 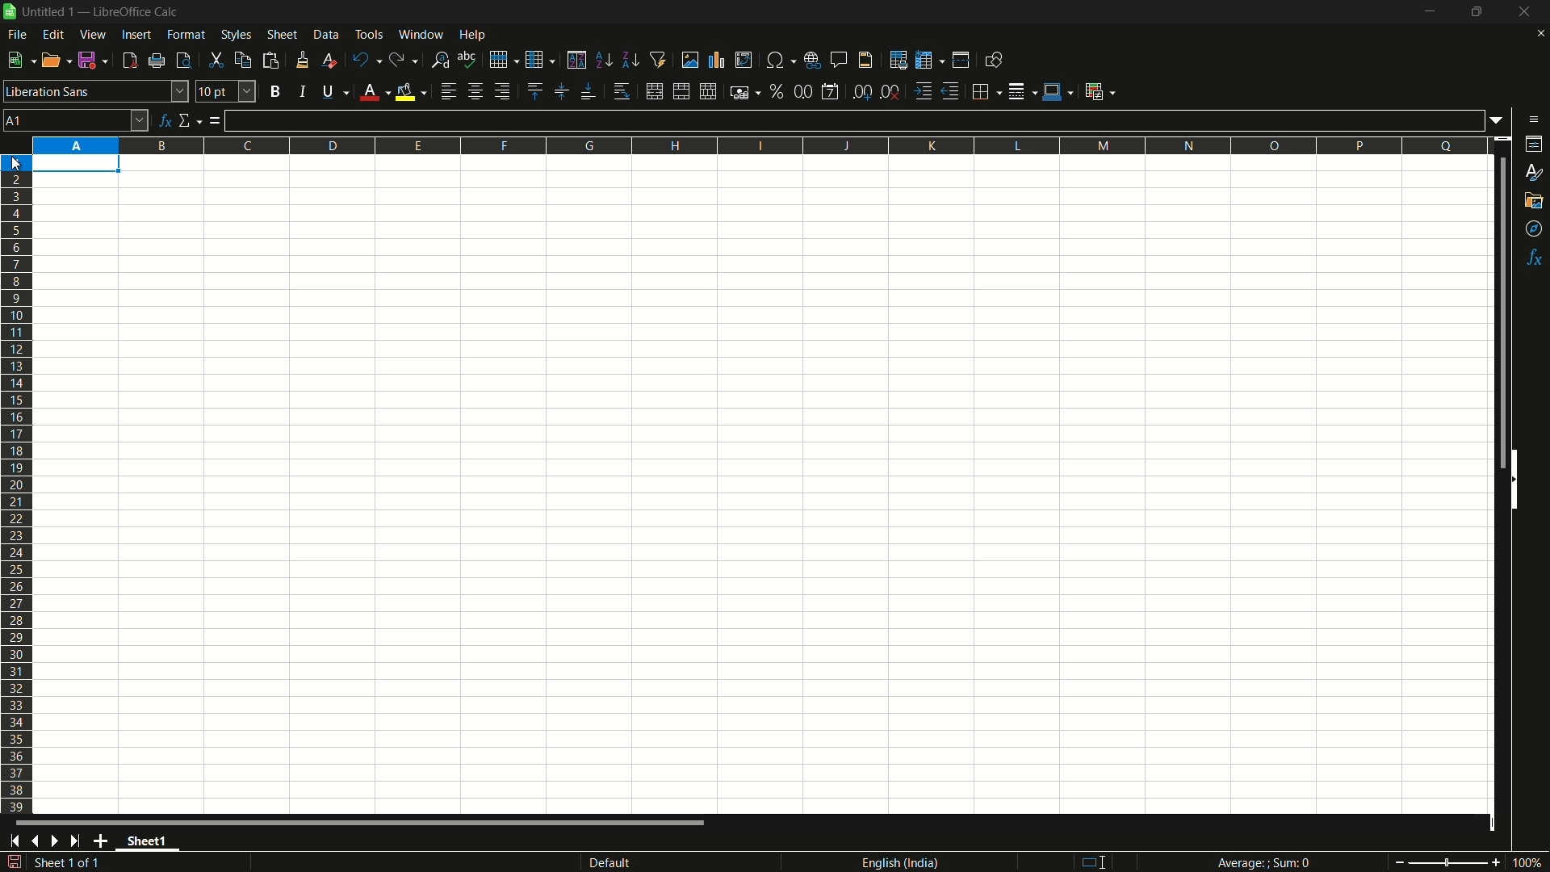 What do you see at coordinates (625, 92) in the screenshot?
I see `wrap text` at bounding box center [625, 92].